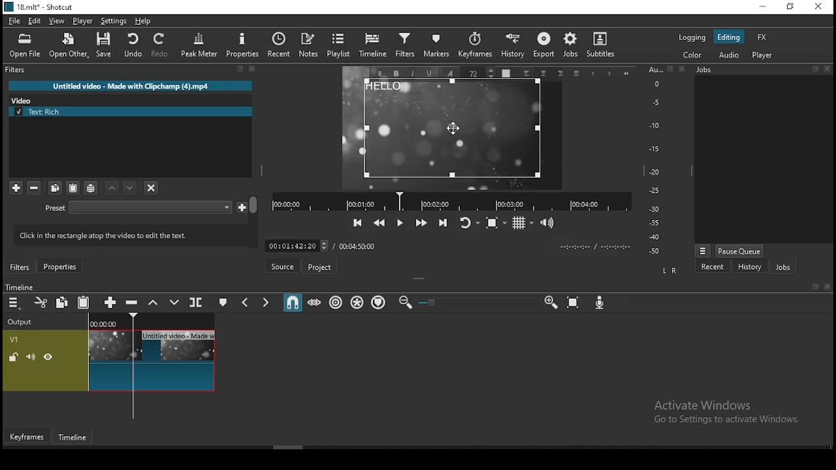  Describe the element at coordinates (379, 73) in the screenshot. I see `Menu` at that location.